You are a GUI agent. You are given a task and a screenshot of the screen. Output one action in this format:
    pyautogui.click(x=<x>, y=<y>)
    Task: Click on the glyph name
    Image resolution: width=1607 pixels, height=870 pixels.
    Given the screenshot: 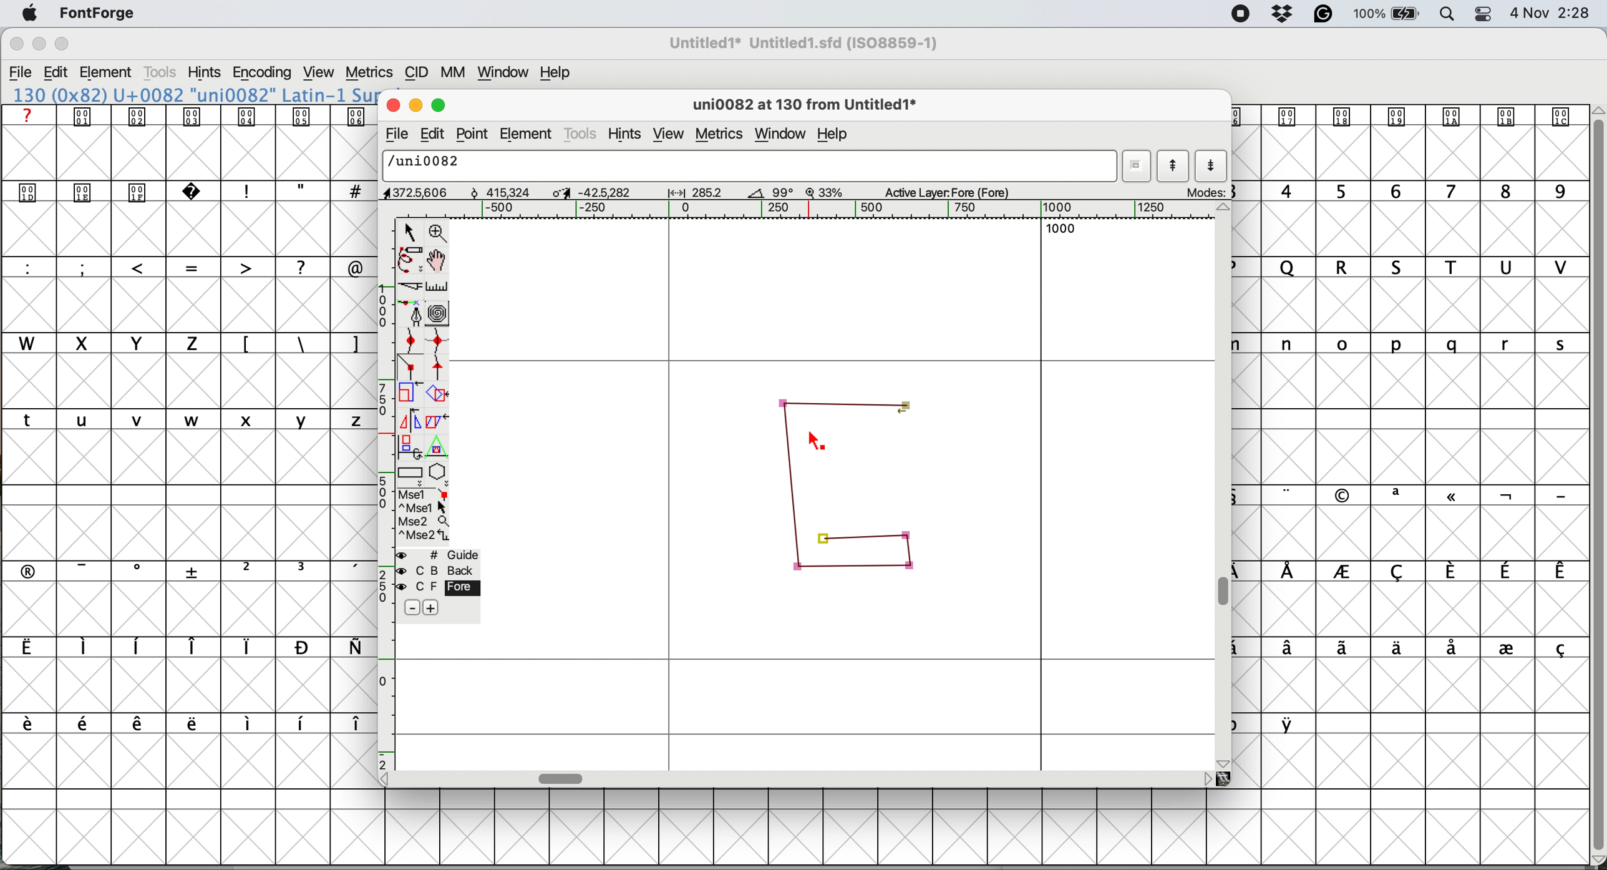 What is the action you would take?
    pyautogui.click(x=746, y=165)
    